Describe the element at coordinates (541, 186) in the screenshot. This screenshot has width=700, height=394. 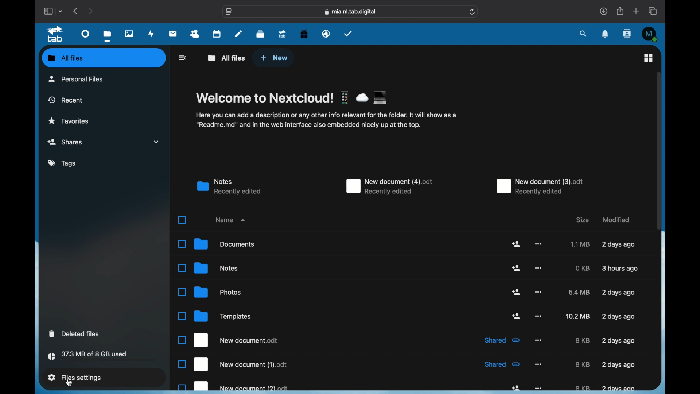
I see `new document` at that location.